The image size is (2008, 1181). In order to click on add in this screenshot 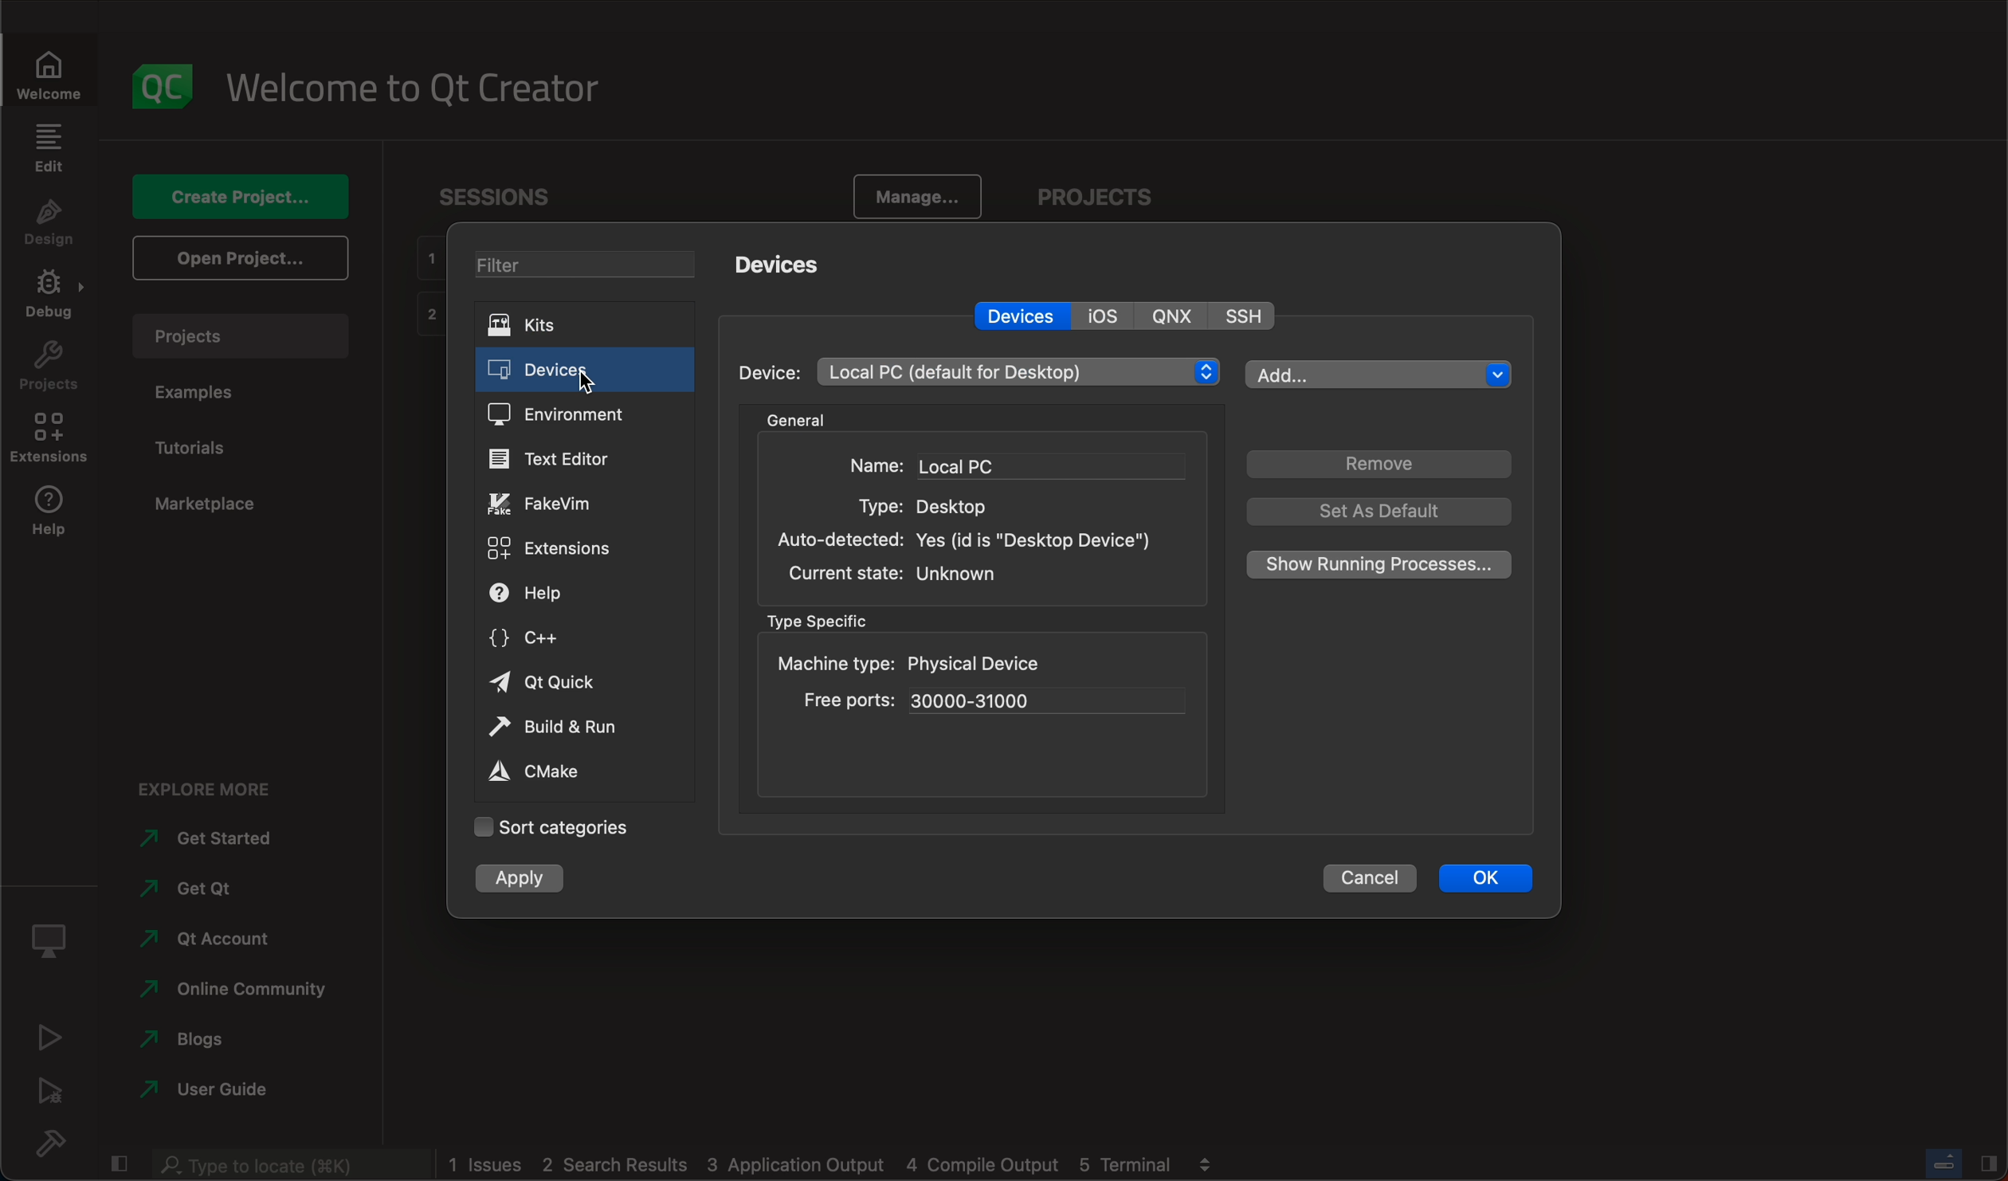, I will do `click(1377, 372)`.